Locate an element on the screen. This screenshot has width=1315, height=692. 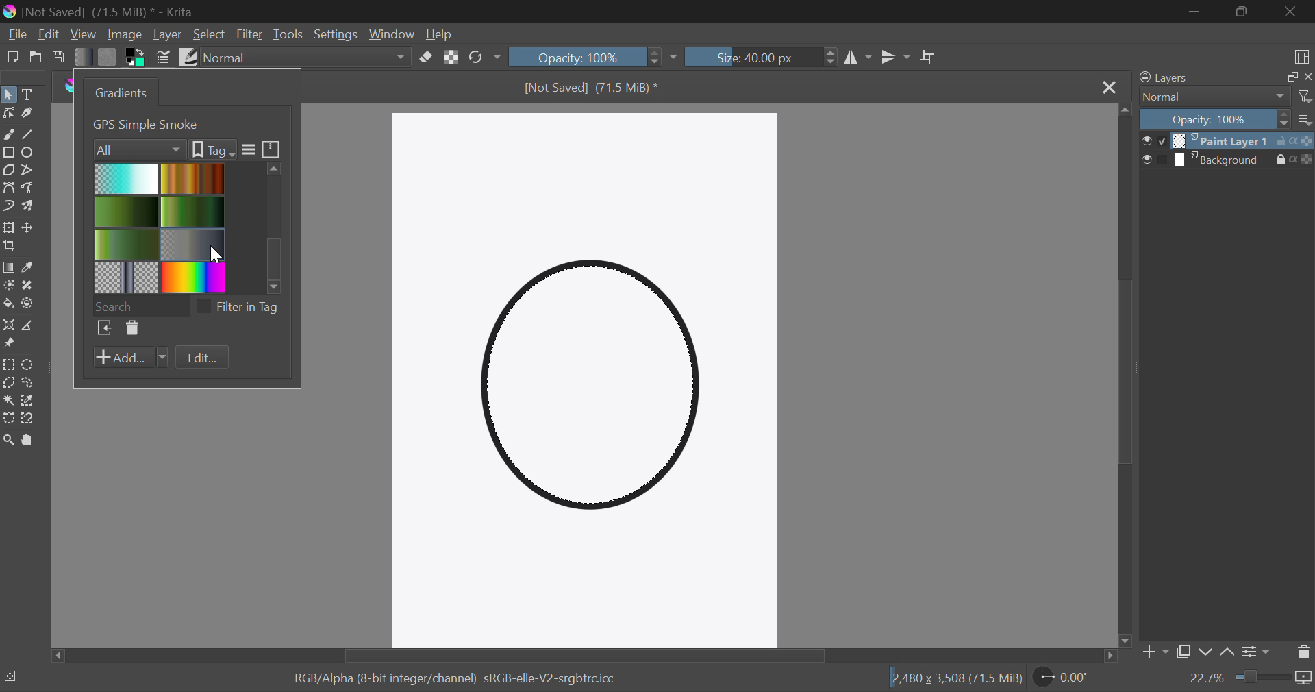
Layer is located at coordinates (168, 35).